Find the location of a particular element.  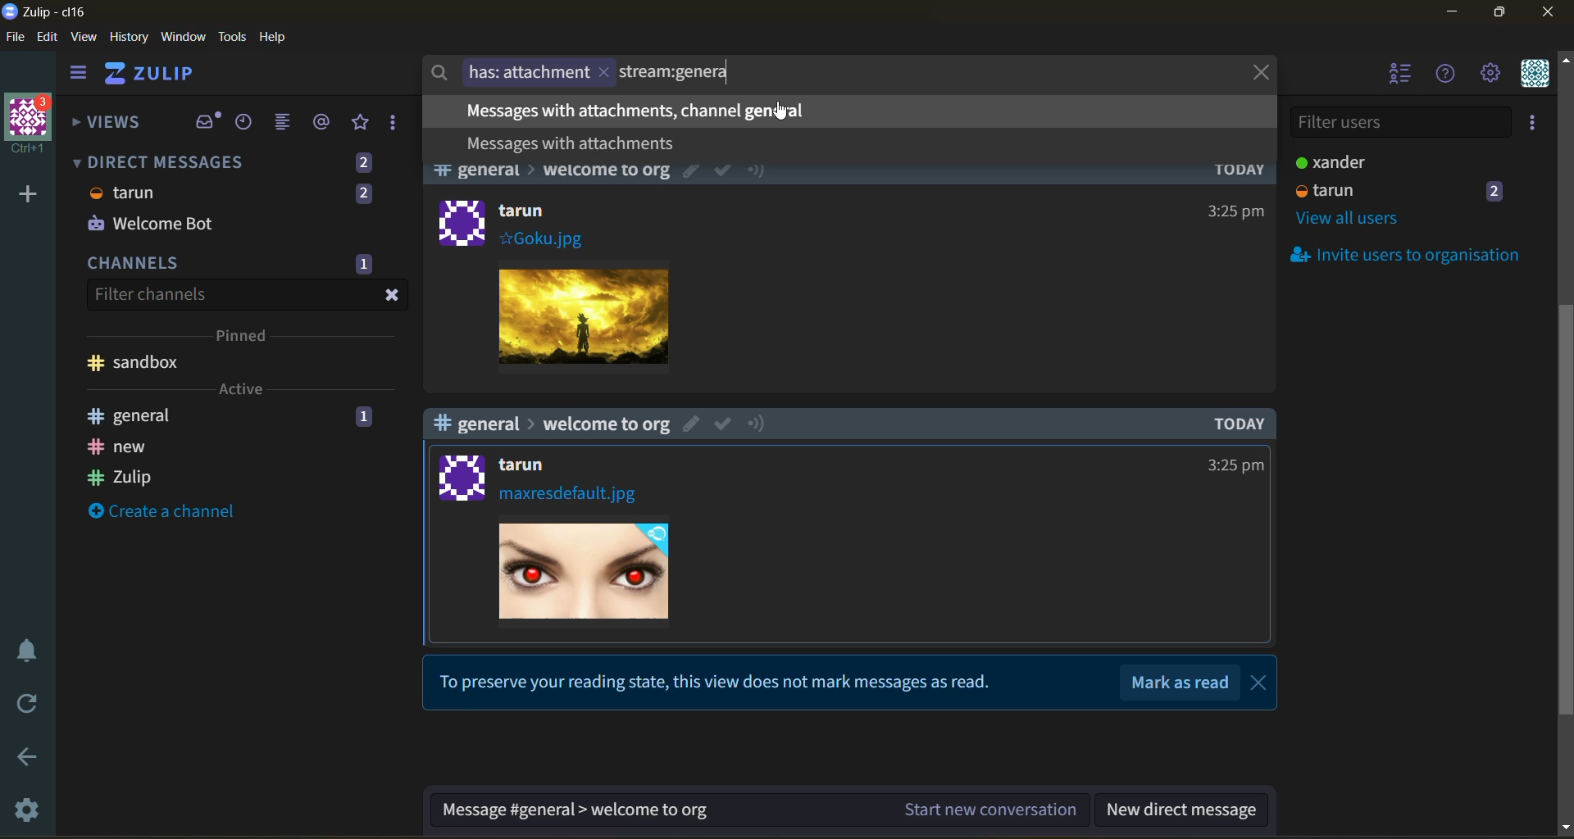

add a new organisation is located at coordinates (29, 193).